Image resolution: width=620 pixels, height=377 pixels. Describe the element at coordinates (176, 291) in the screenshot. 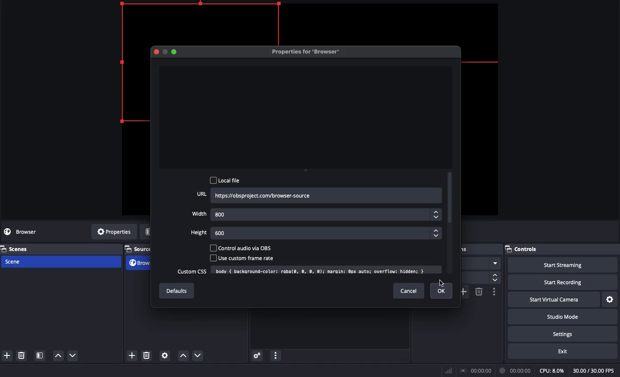

I see `Defaults` at that location.